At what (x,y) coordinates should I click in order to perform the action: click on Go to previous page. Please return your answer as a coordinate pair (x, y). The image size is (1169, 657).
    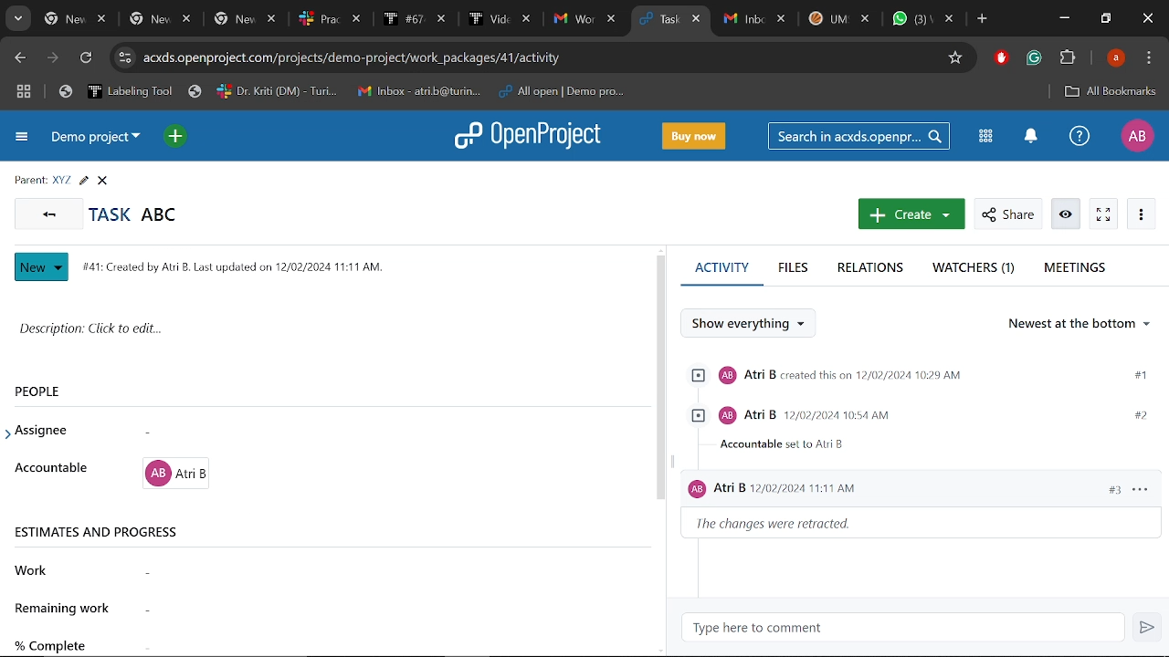
    Looking at the image, I should click on (47, 213).